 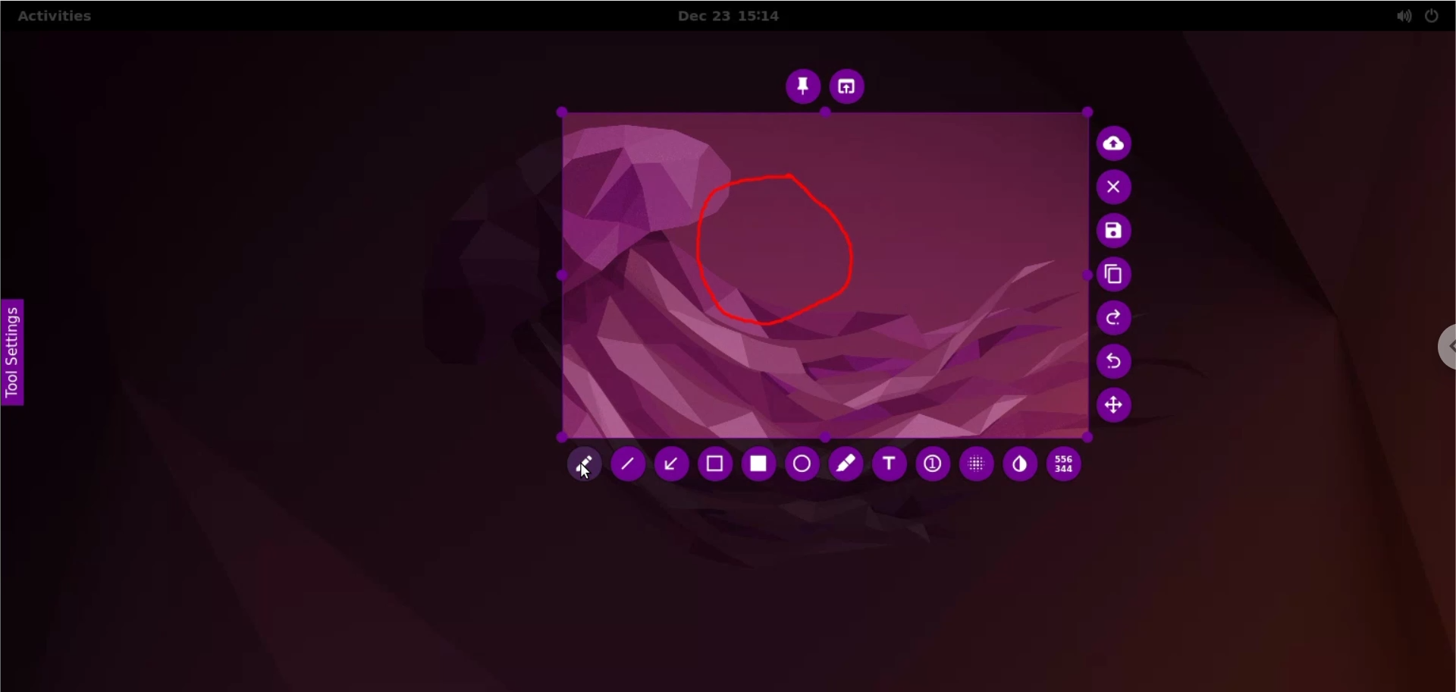 What do you see at coordinates (675, 464) in the screenshot?
I see `arrow` at bounding box center [675, 464].